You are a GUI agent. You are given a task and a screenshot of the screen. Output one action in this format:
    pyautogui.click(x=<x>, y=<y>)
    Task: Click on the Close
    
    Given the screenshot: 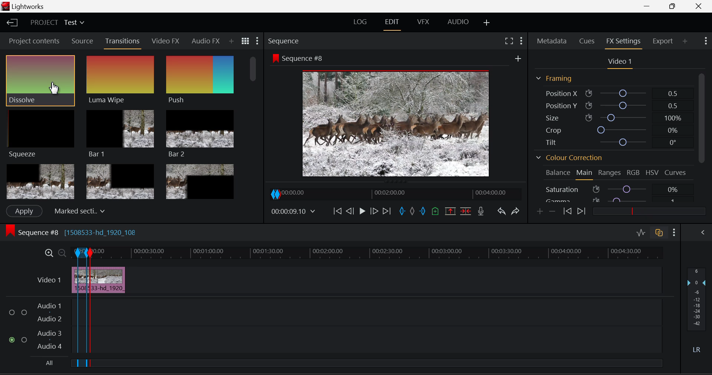 What is the action you would take?
    pyautogui.click(x=699, y=6)
    